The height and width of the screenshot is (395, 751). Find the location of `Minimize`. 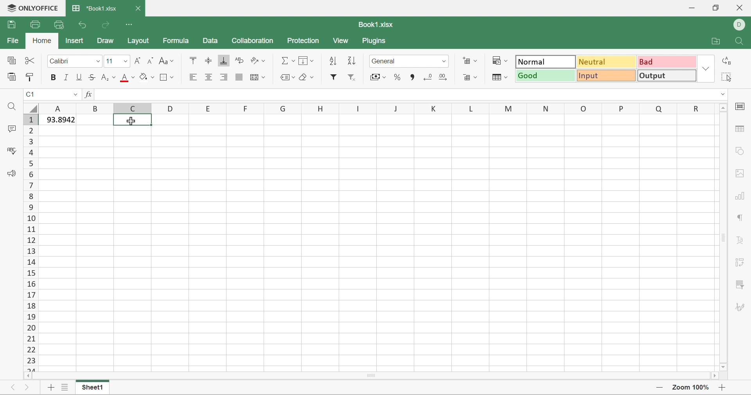

Minimize is located at coordinates (690, 8).